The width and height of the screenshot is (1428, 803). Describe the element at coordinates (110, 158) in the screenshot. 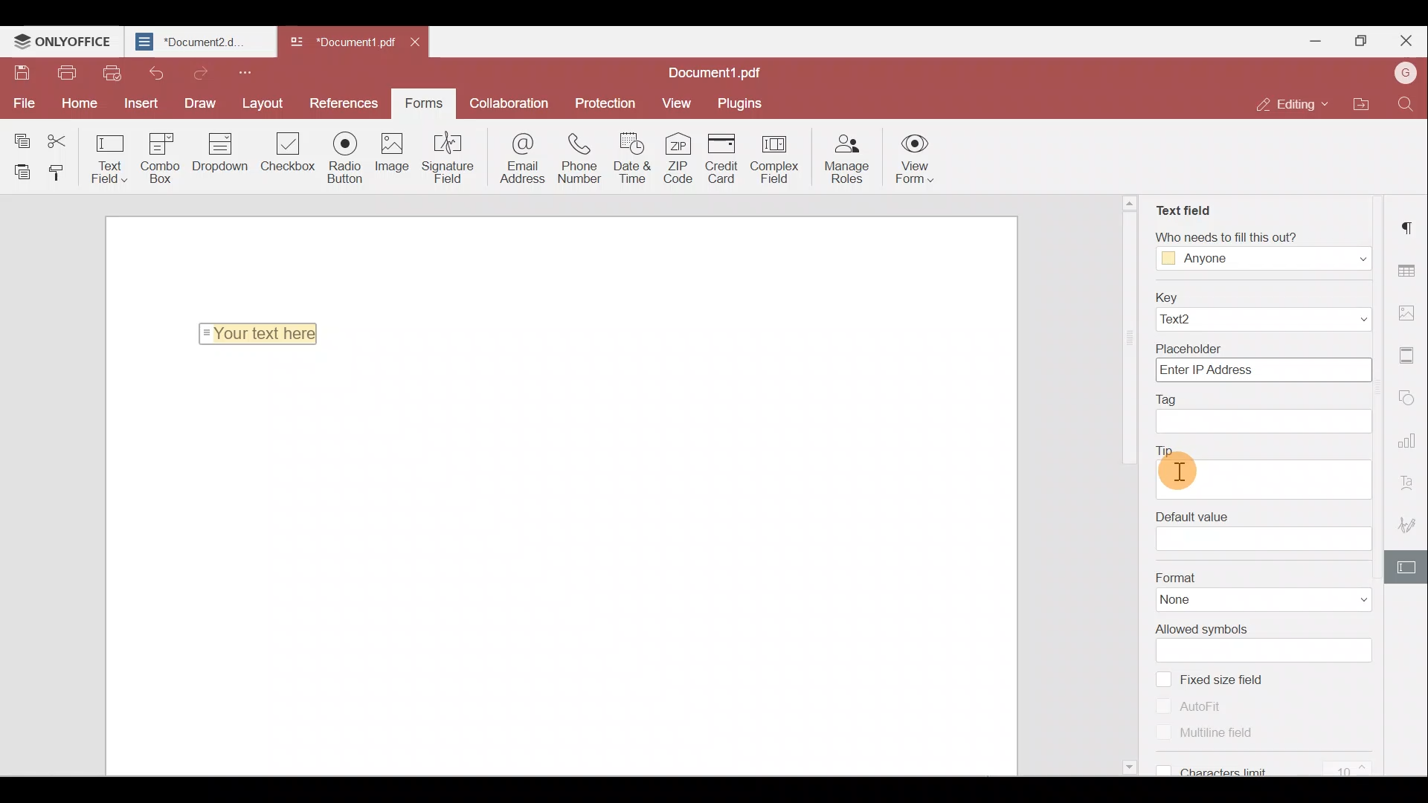

I see `Text field` at that location.